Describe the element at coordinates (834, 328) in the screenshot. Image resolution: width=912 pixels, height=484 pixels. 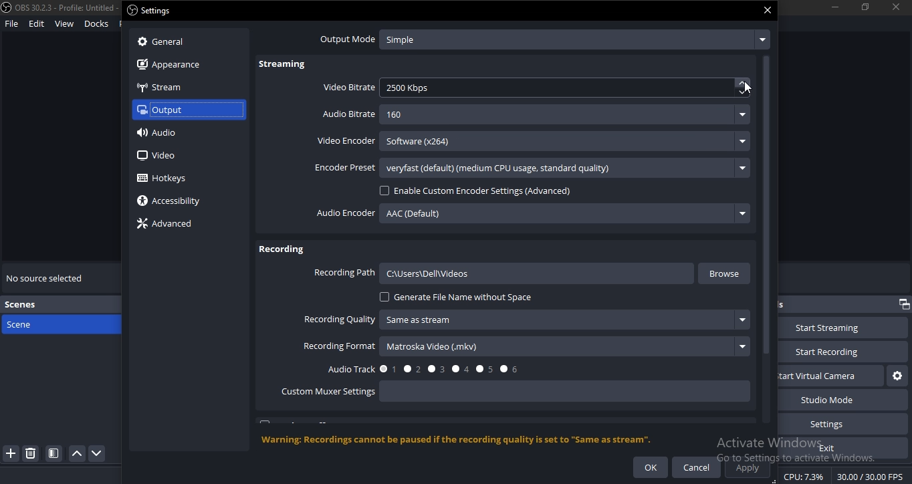
I see `start streaming` at that location.